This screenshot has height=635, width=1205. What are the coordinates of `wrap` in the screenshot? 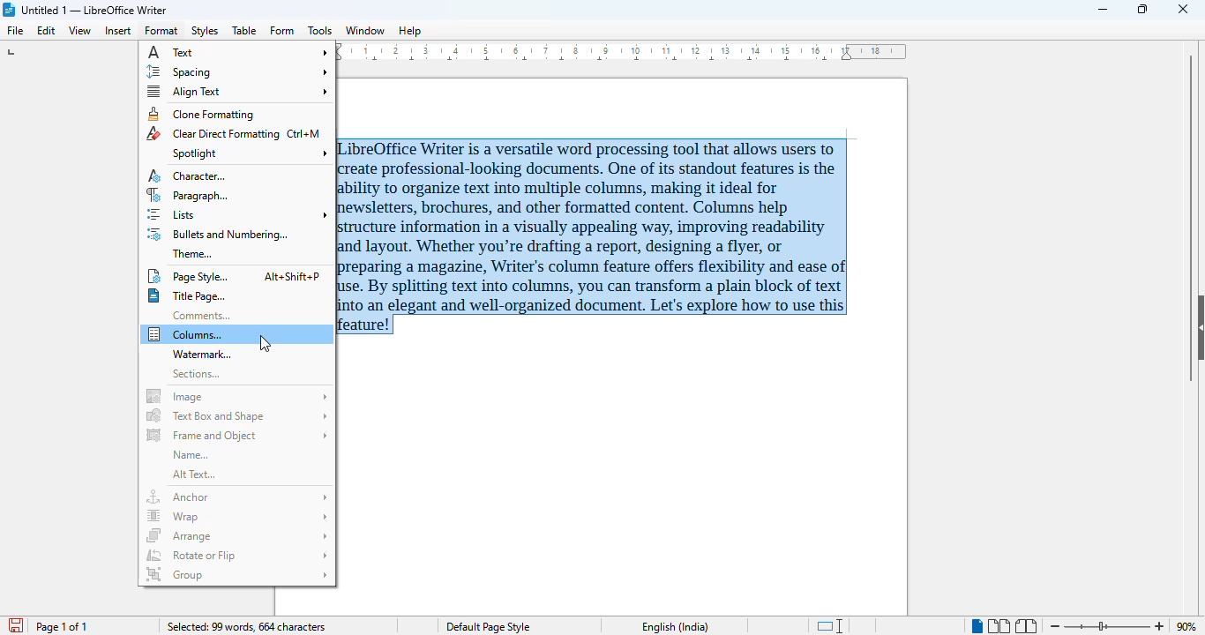 It's located at (238, 517).